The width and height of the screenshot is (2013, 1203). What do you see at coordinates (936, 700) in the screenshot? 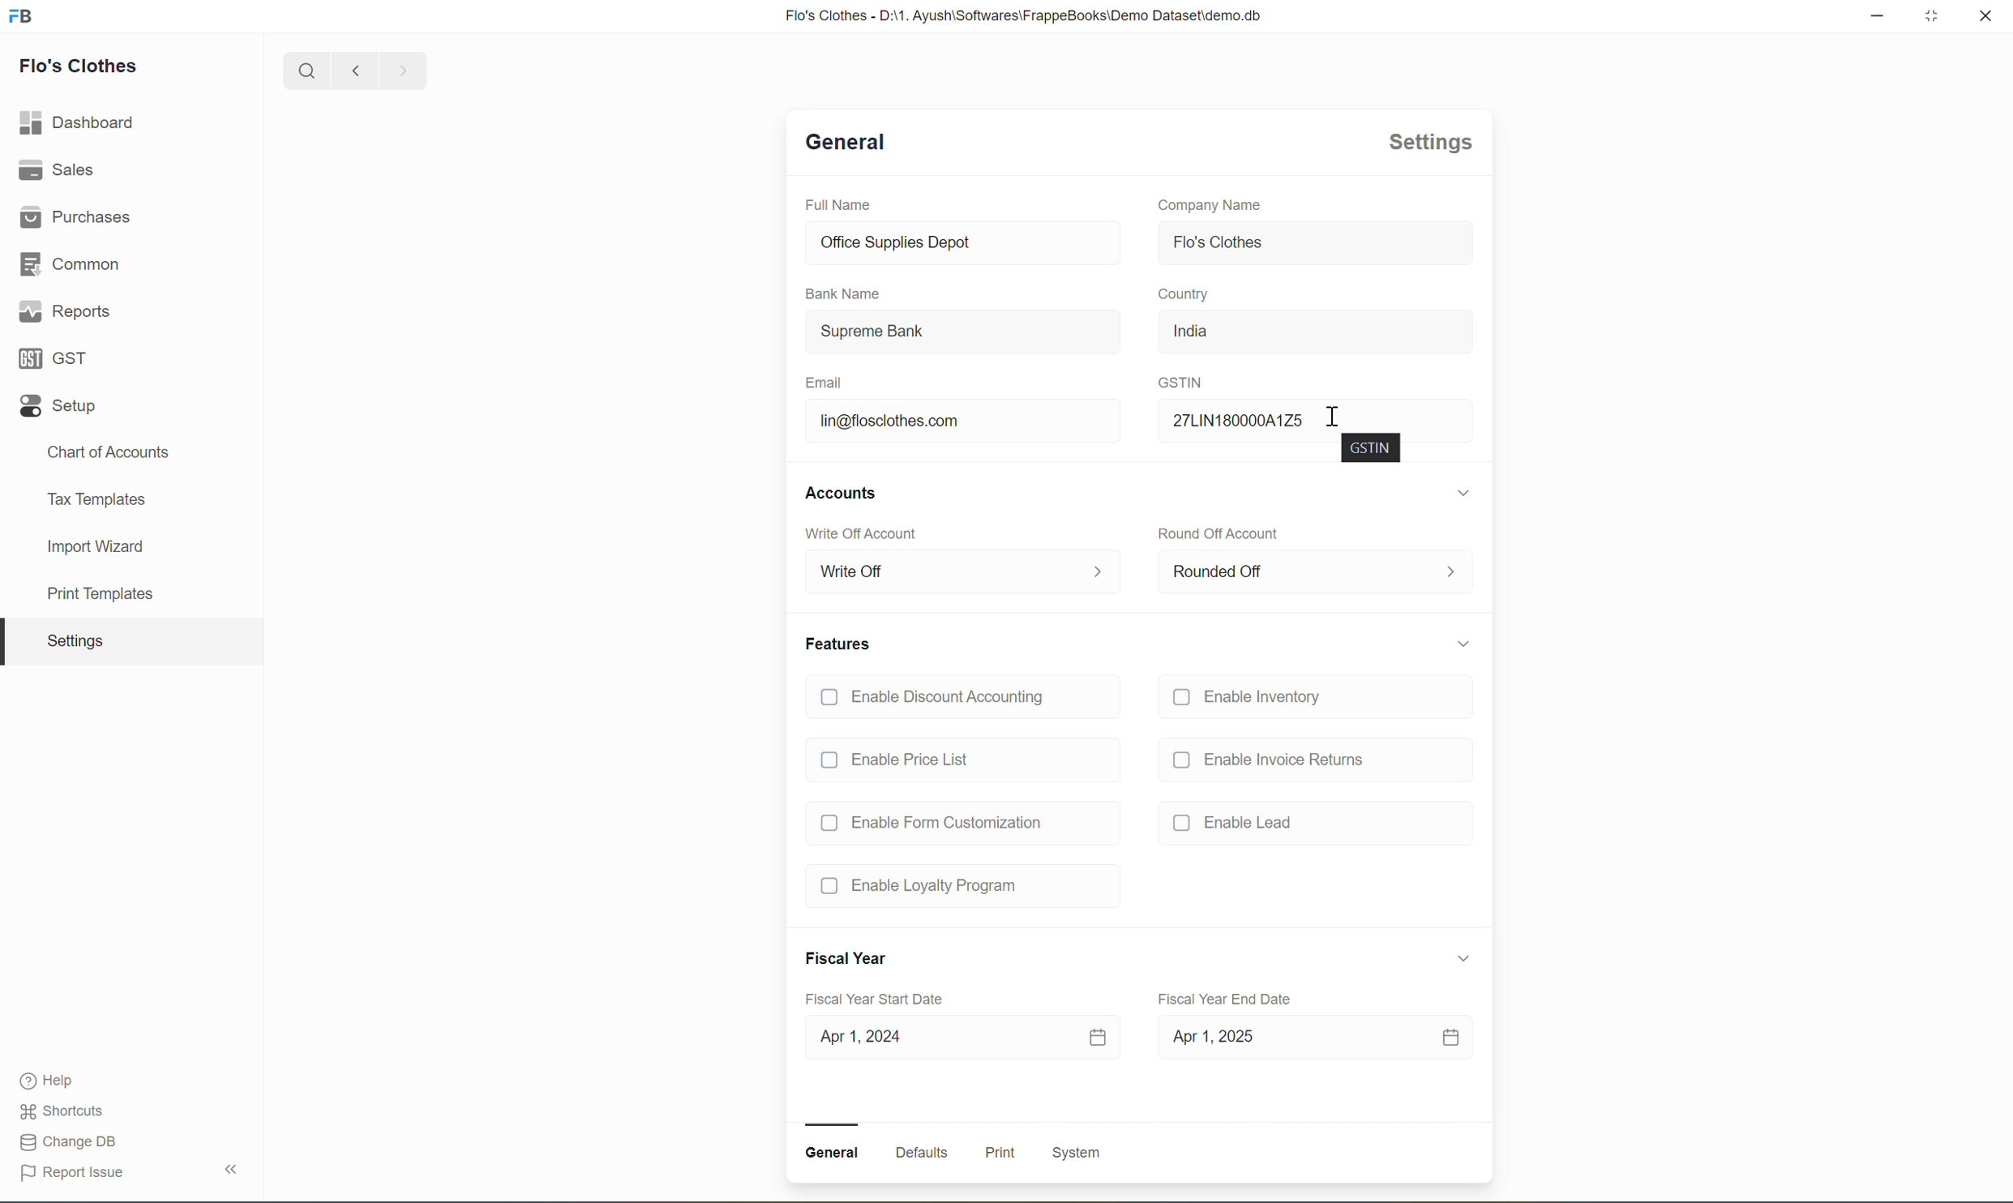
I see `Enable Discount Accounting` at bounding box center [936, 700].